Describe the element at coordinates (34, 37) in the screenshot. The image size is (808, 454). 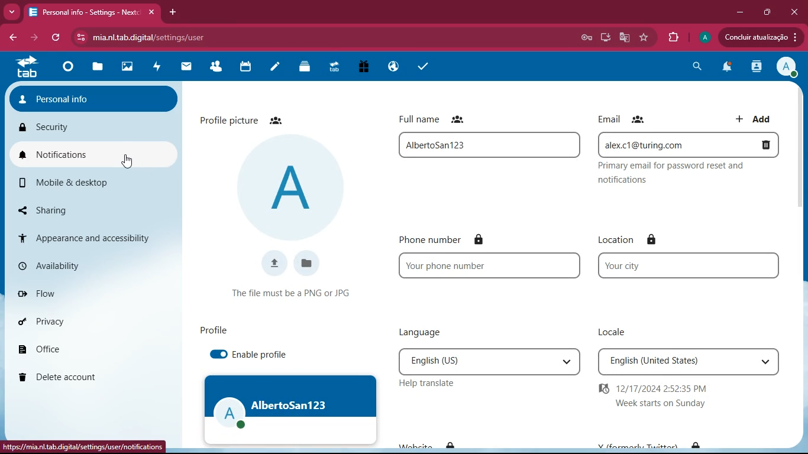
I see `forward` at that location.